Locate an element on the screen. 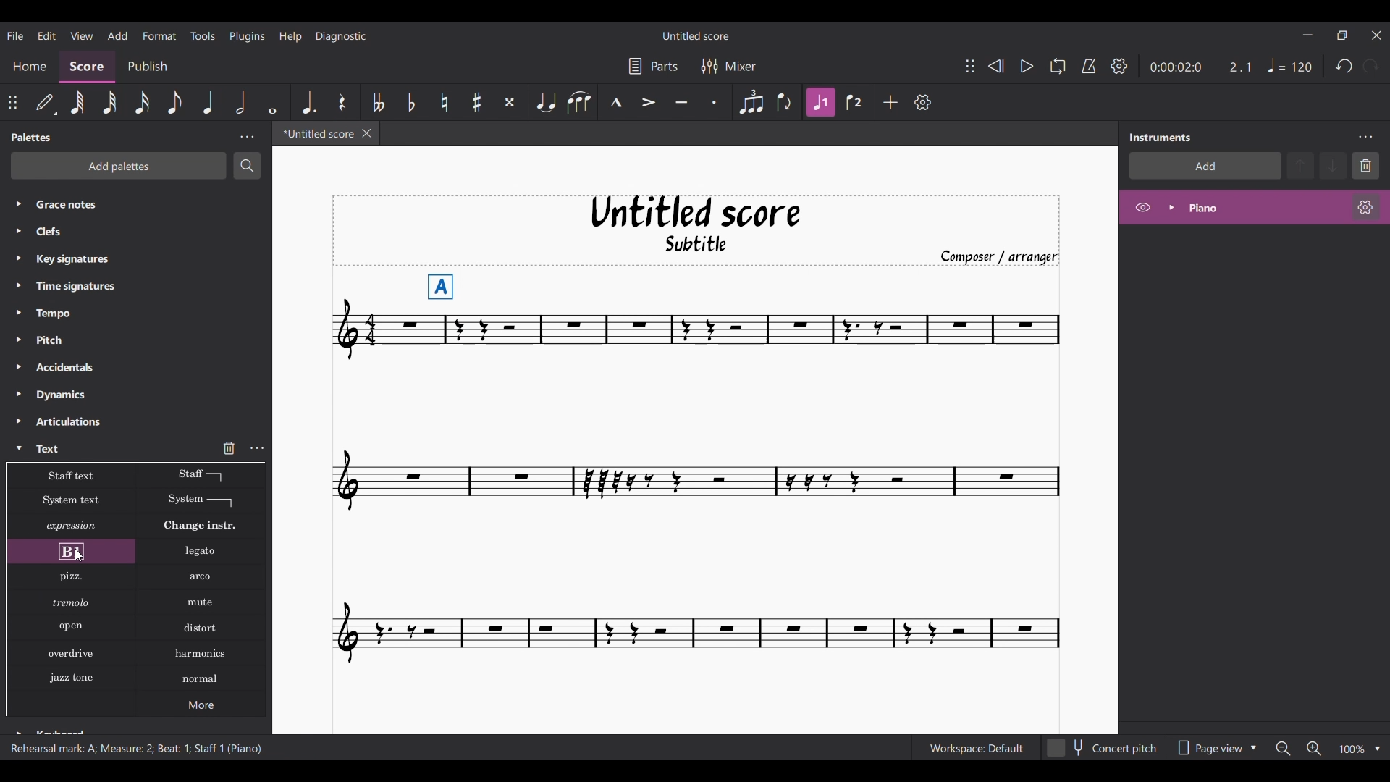  Loop playback is located at coordinates (1057, 66).